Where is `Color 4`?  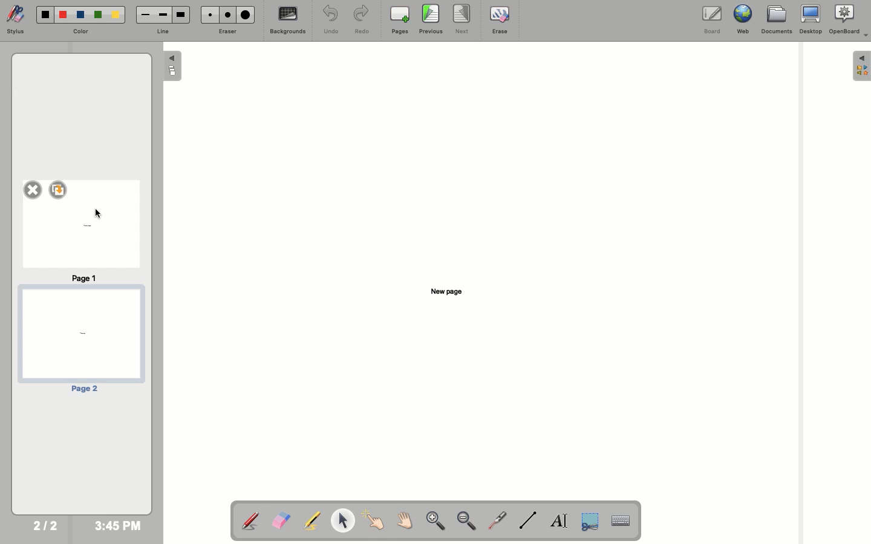 Color 4 is located at coordinates (98, 15).